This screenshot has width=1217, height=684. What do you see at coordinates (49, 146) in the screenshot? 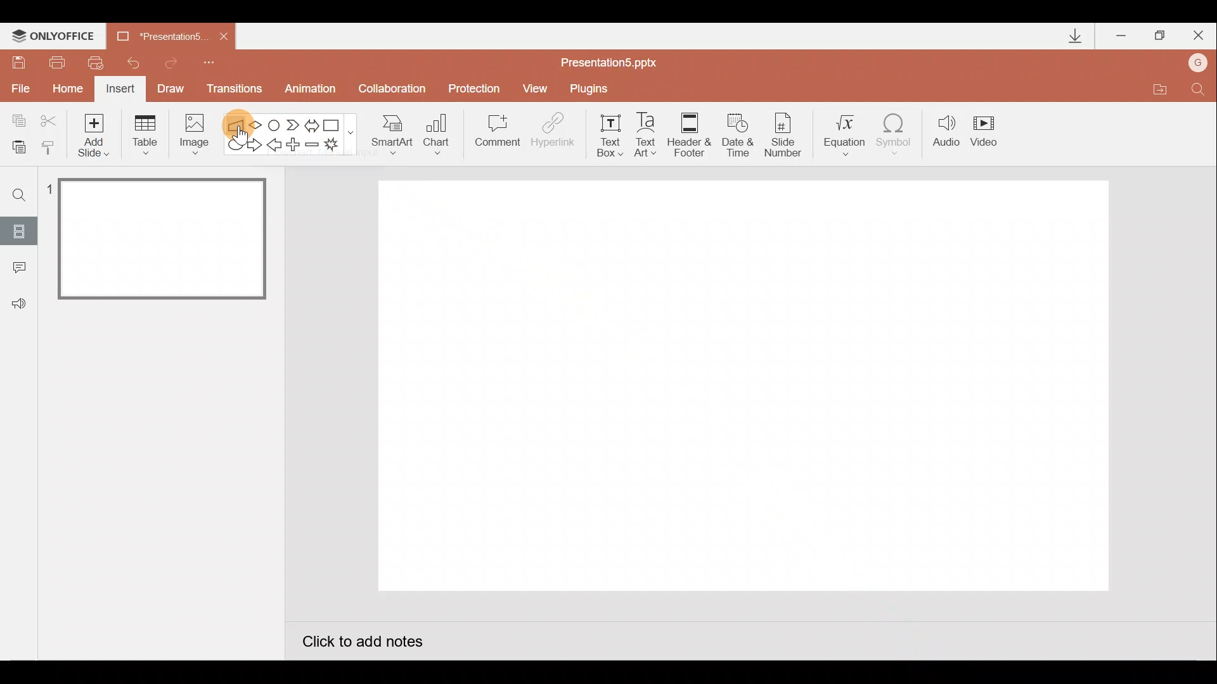
I see `Copy style` at bounding box center [49, 146].